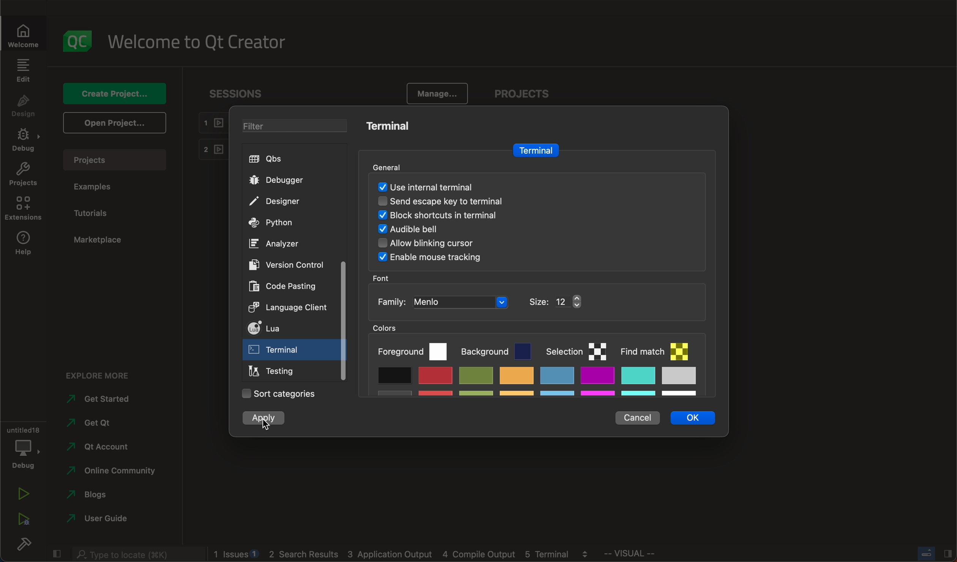 This screenshot has height=562, width=957. I want to click on terminal, so click(535, 149).